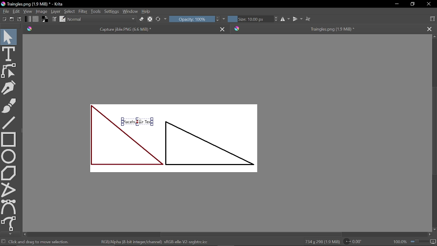 Image resolution: width=437 pixels, height=246 pixels. What do you see at coordinates (9, 207) in the screenshot?
I see `Bezier select tool` at bounding box center [9, 207].